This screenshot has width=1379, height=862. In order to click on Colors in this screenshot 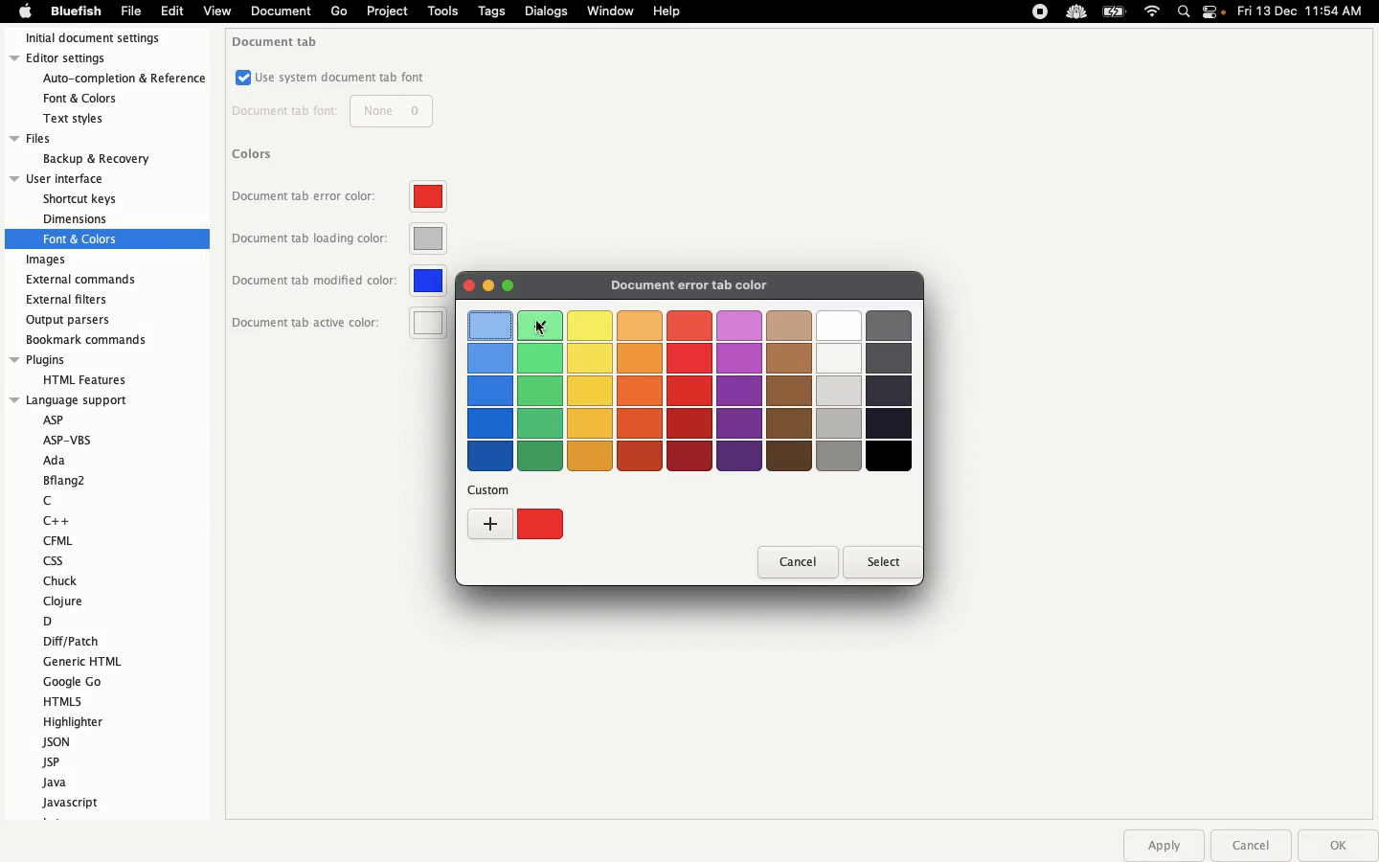, I will do `click(691, 391)`.